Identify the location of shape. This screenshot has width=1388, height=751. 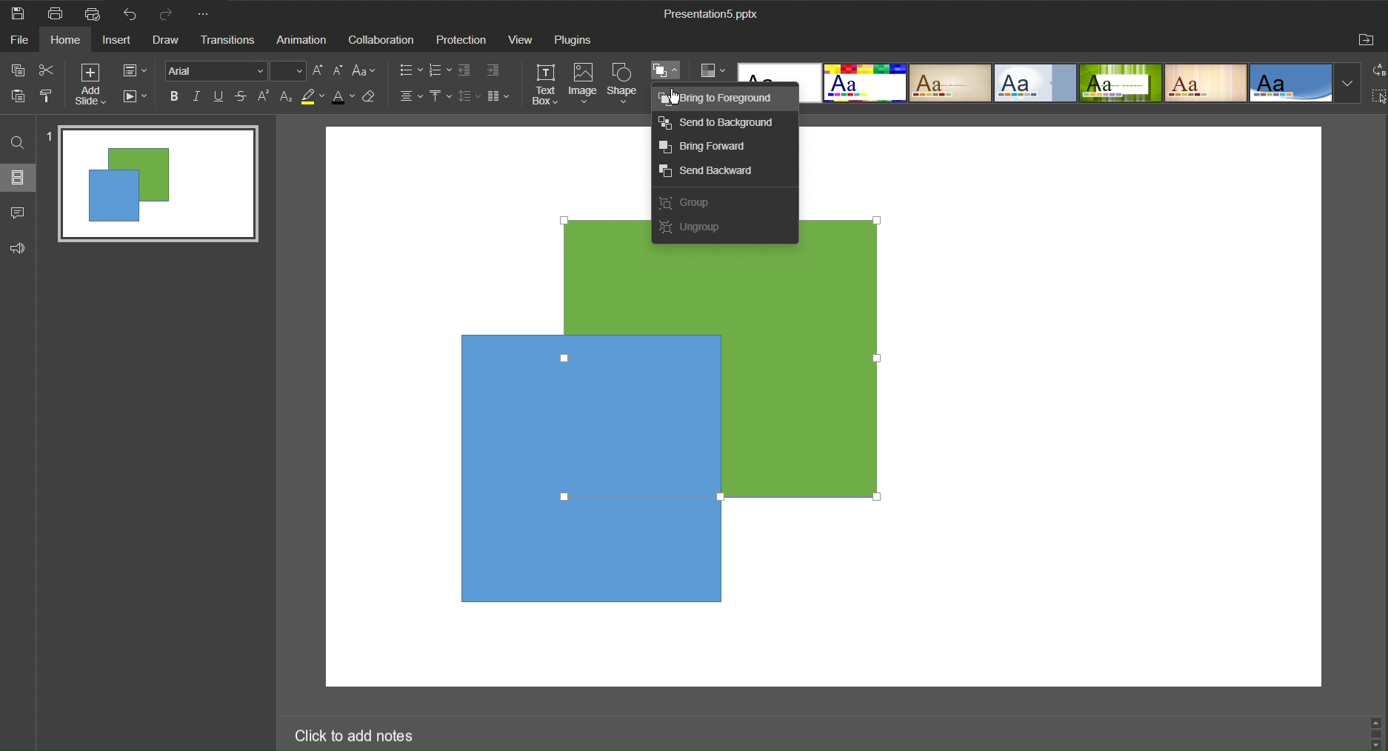
(838, 232).